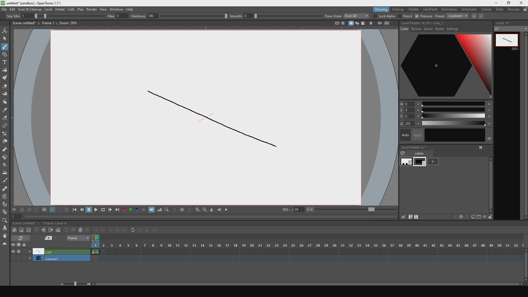  I want to click on zoom, so click(5, 221).